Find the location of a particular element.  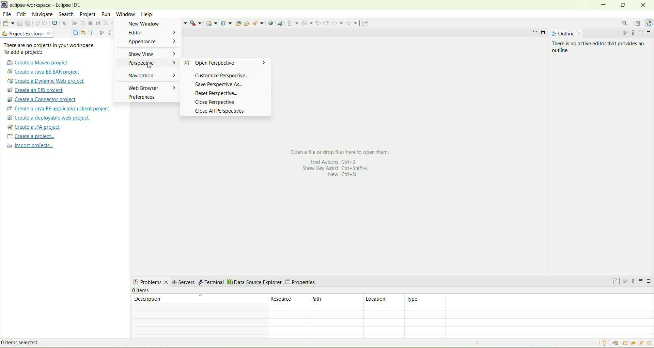

run is located at coordinates (107, 14).